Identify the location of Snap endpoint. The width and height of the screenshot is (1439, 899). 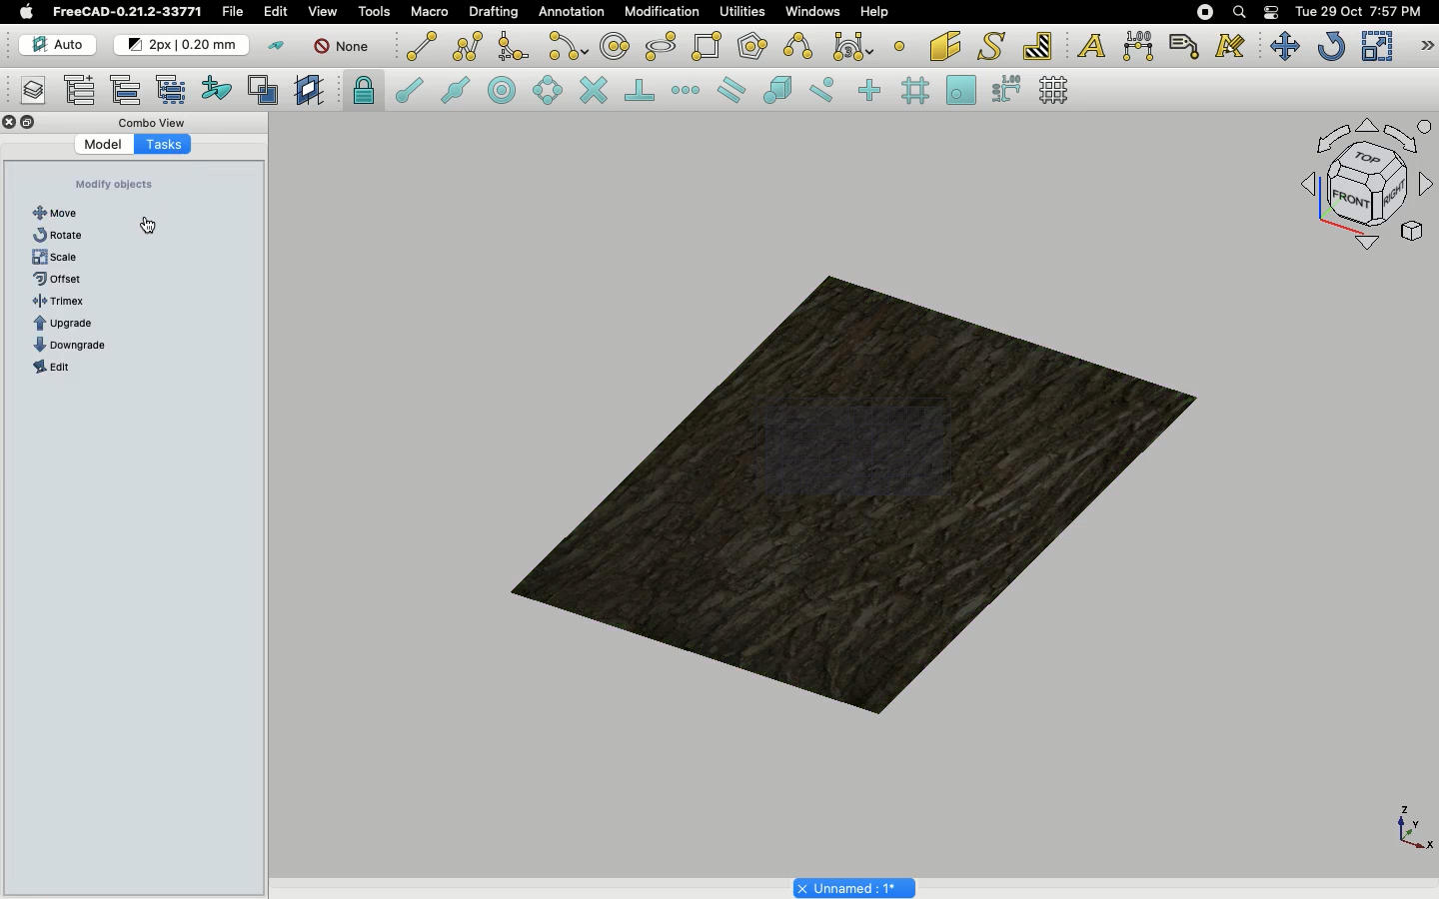
(410, 93).